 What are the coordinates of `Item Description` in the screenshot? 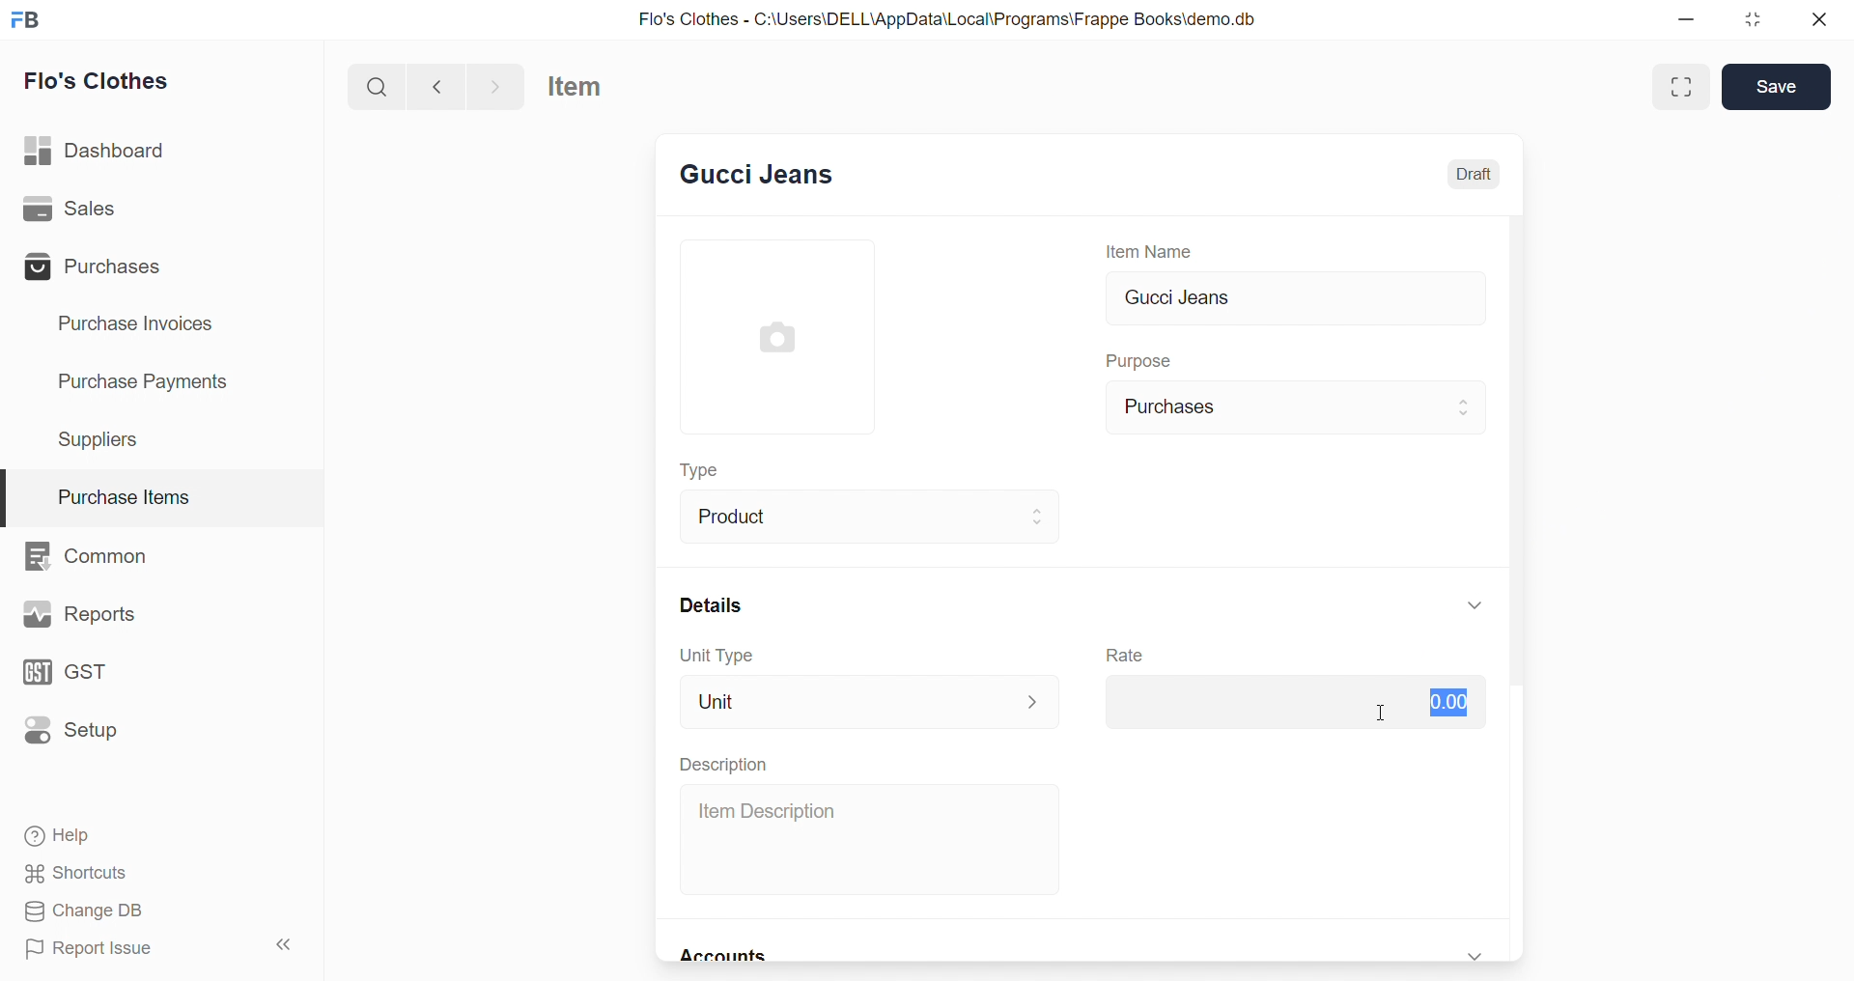 It's located at (874, 840).